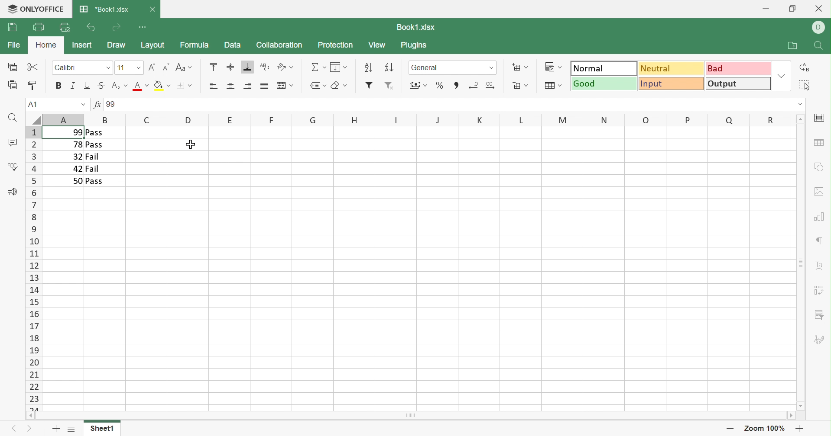 Image resolution: width=831 pixels, height=436 pixels. I want to click on Image settings, so click(821, 191).